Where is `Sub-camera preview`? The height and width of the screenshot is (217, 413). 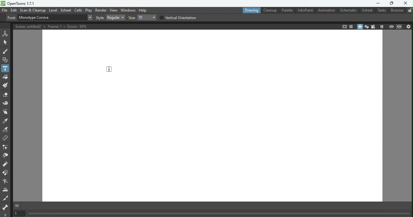 Sub-camera preview is located at coordinates (399, 27).